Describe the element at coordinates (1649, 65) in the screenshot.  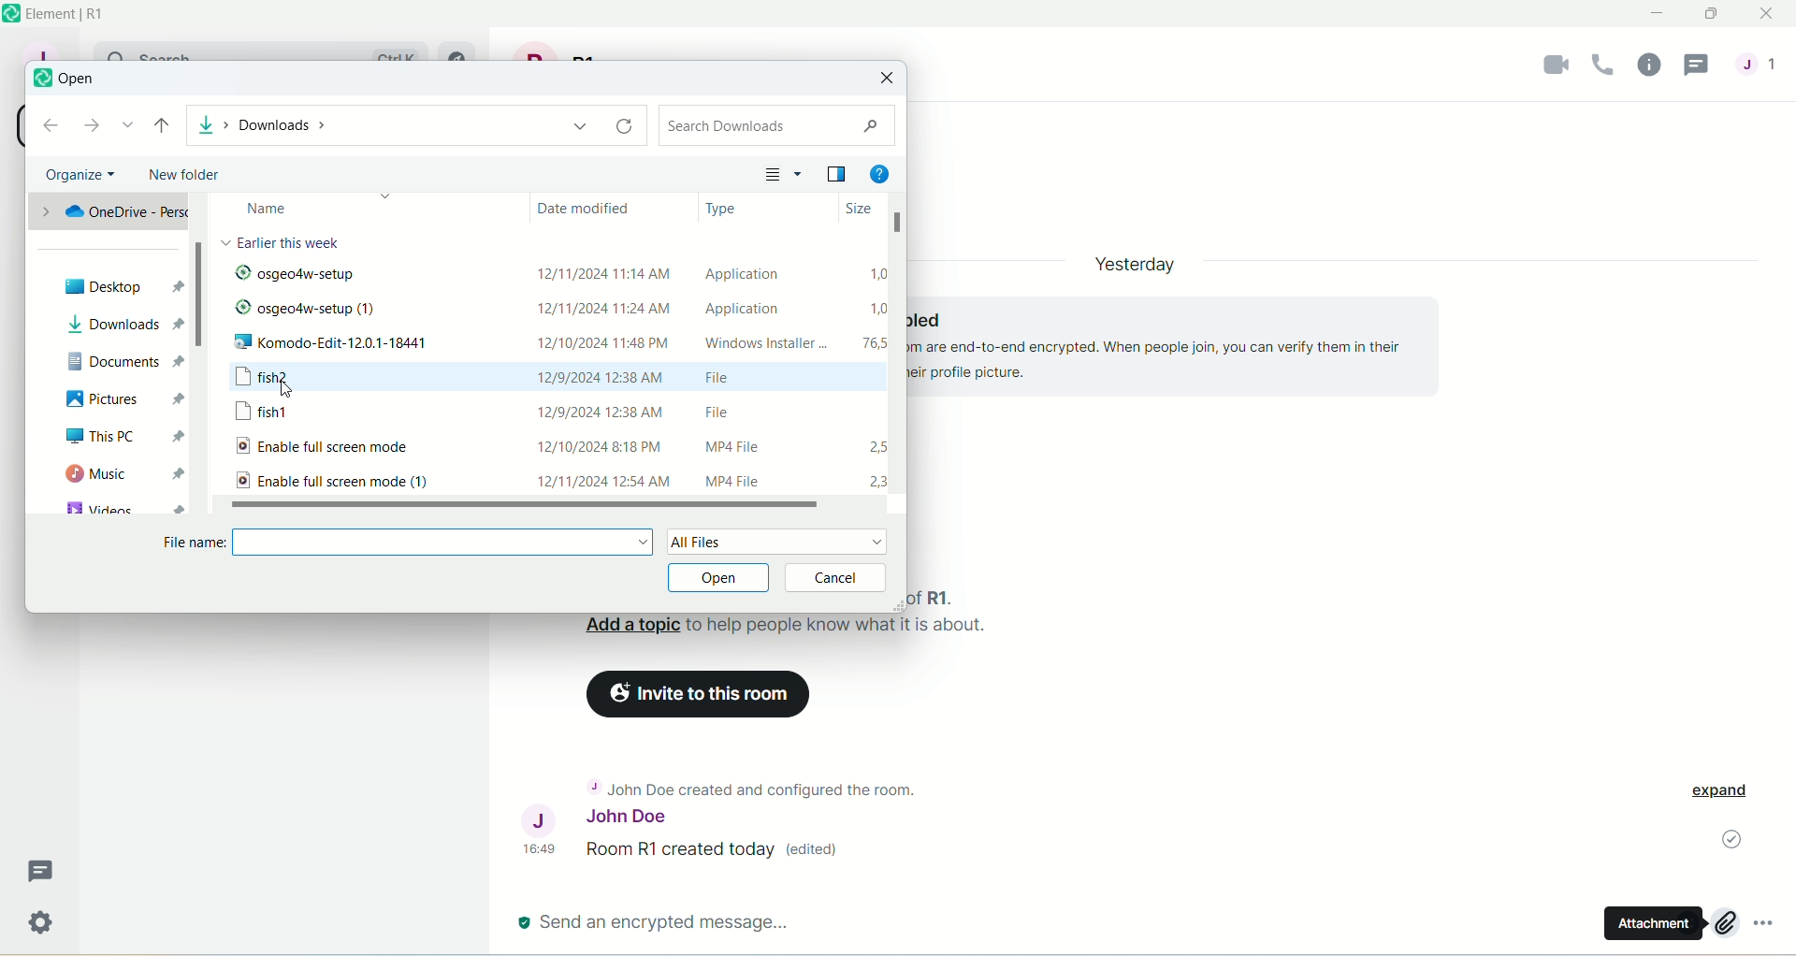
I see `room info` at that location.